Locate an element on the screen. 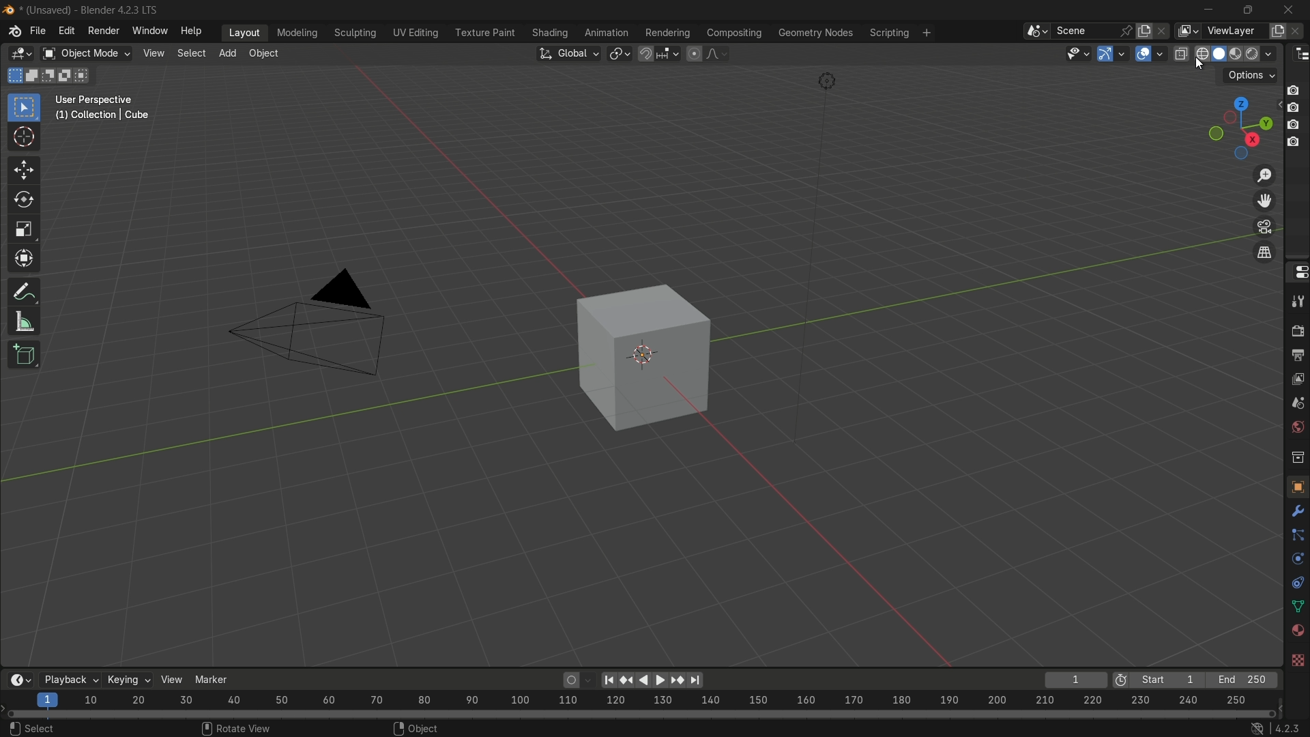 This screenshot has height=737, width=1310. collection is located at coordinates (1296, 454).